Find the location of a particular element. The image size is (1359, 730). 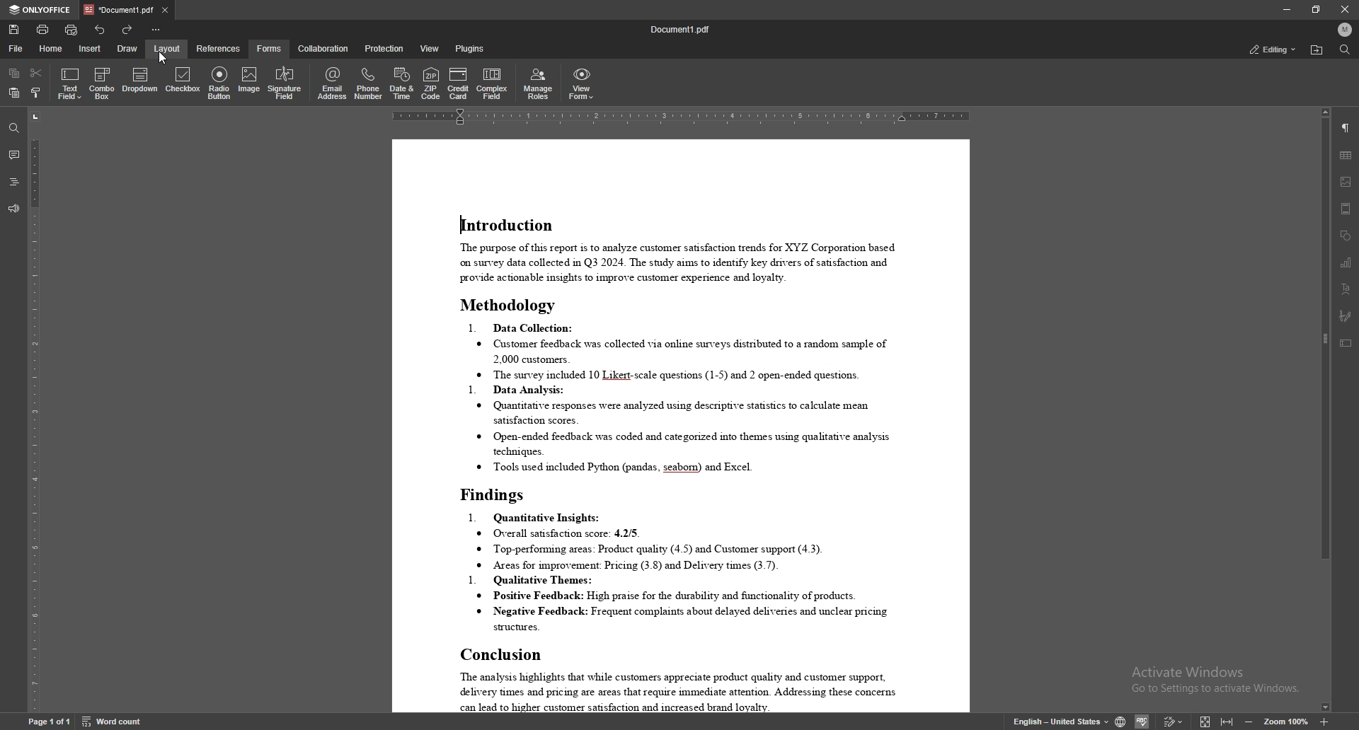

paragraph is located at coordinates (1346, 127).